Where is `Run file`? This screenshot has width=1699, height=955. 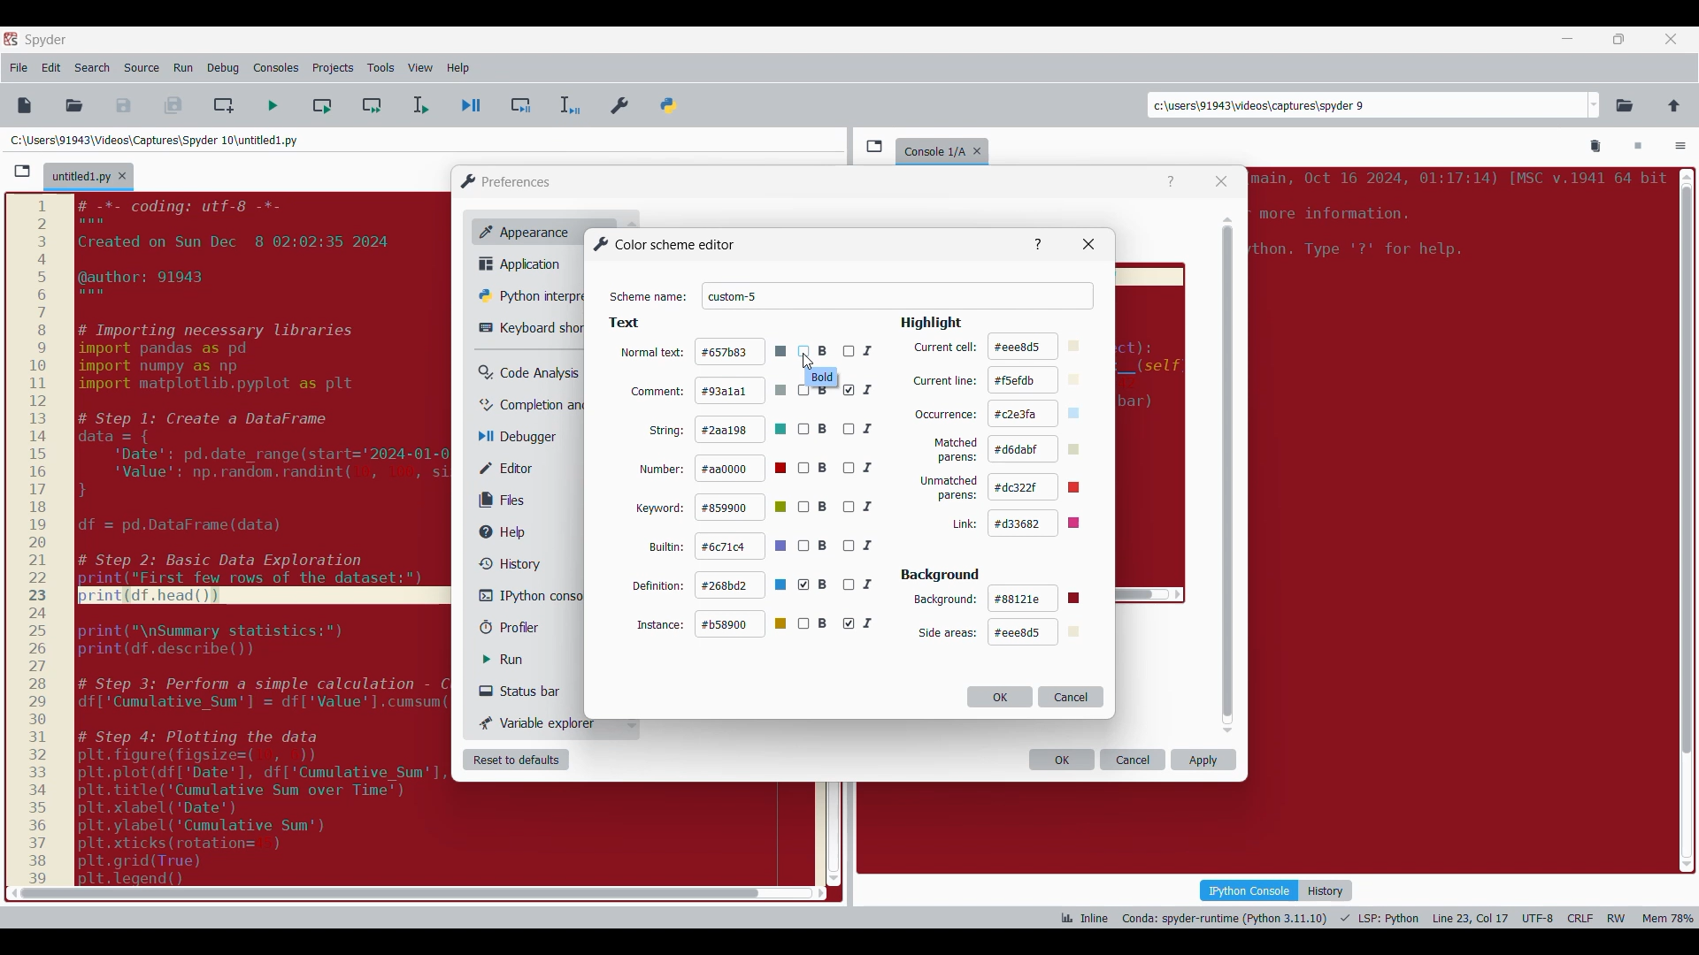 Run file is located at coordinates (273, 105).